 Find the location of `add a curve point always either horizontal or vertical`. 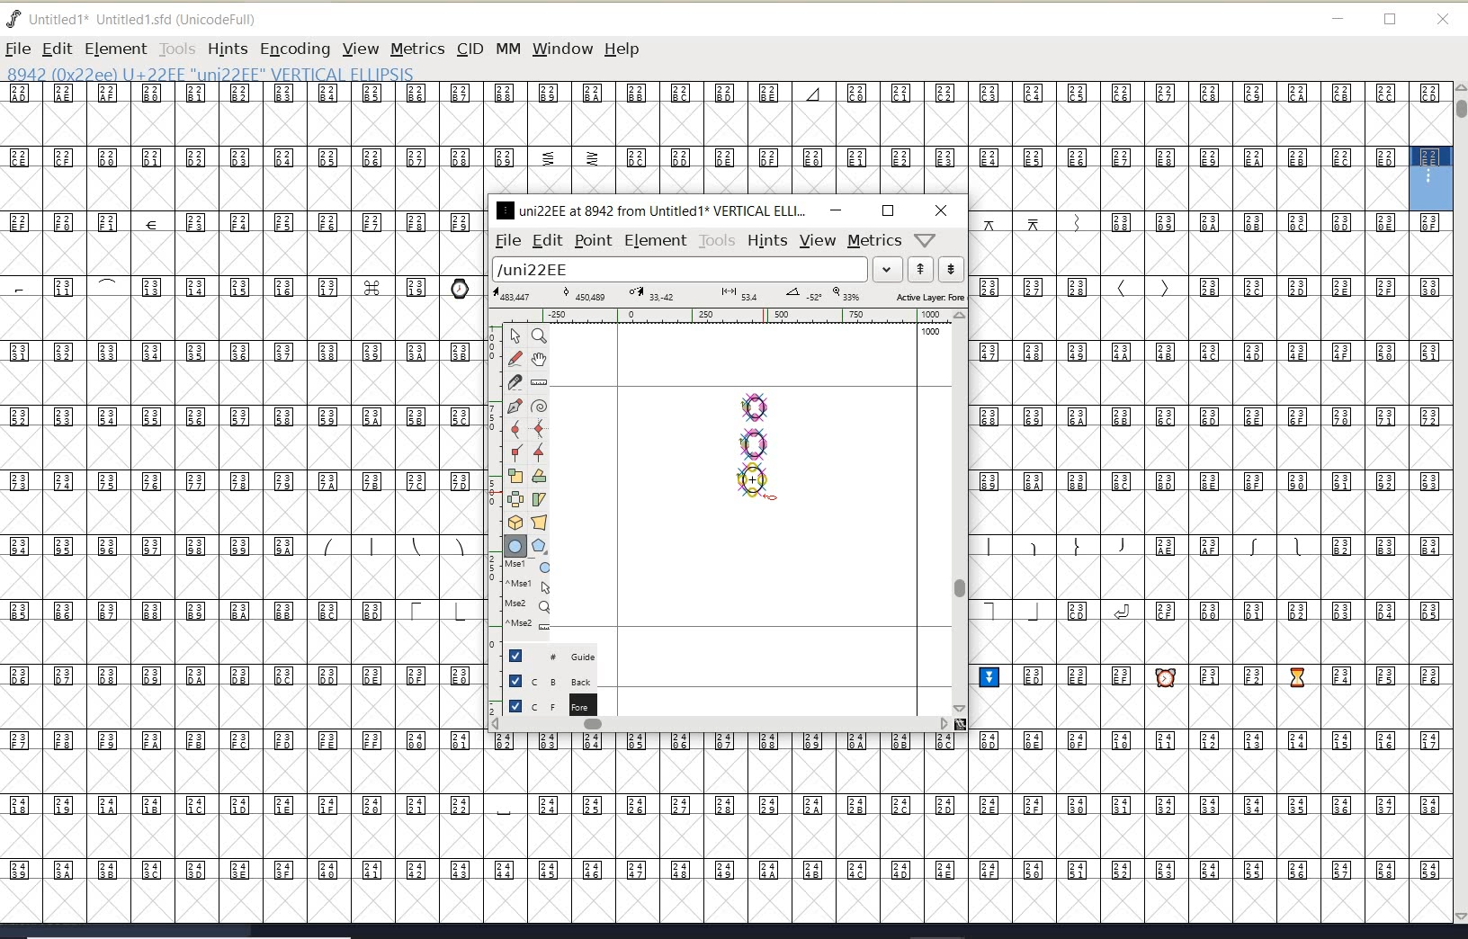

add a curve point always either horizontal or vertical is located at coordinates (537, 428).